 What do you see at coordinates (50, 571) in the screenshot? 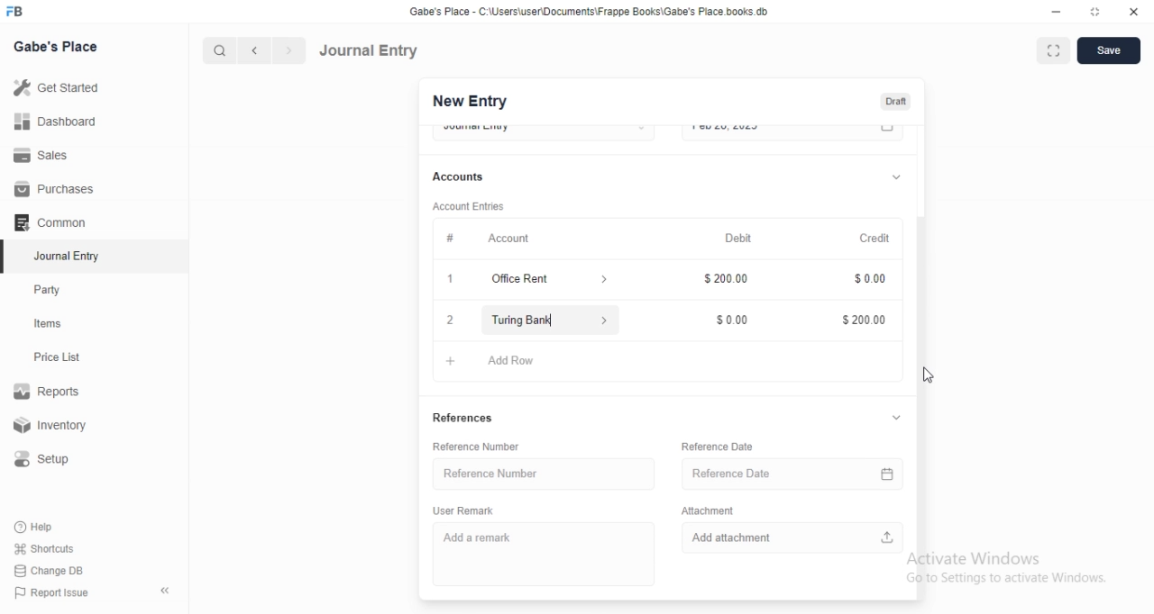
I see `‘Change DB` at bounding box center [50, 571].